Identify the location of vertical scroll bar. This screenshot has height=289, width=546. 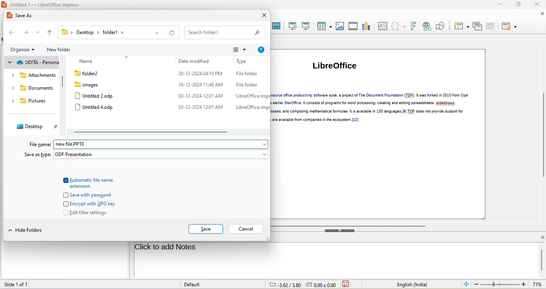
(542, 260).